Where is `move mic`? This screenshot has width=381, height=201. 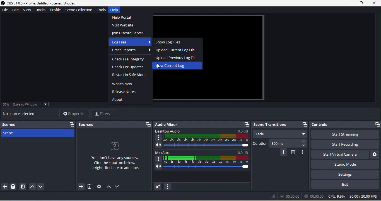 move mic is located at coordinates (202, 156).